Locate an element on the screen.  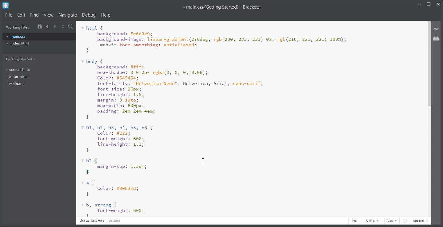
index.html is located at coordinates (21, 77).